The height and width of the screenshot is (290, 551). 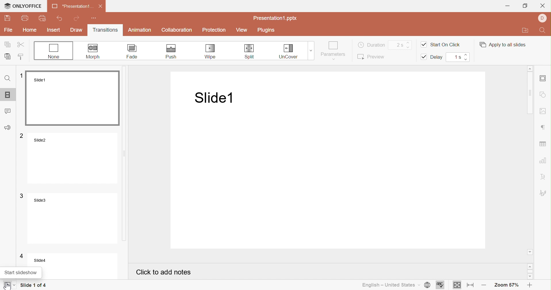 What do you see at coordinates (441, 44) in the screenshot?
I see `Start On Click` at bounding box center [441, 44].